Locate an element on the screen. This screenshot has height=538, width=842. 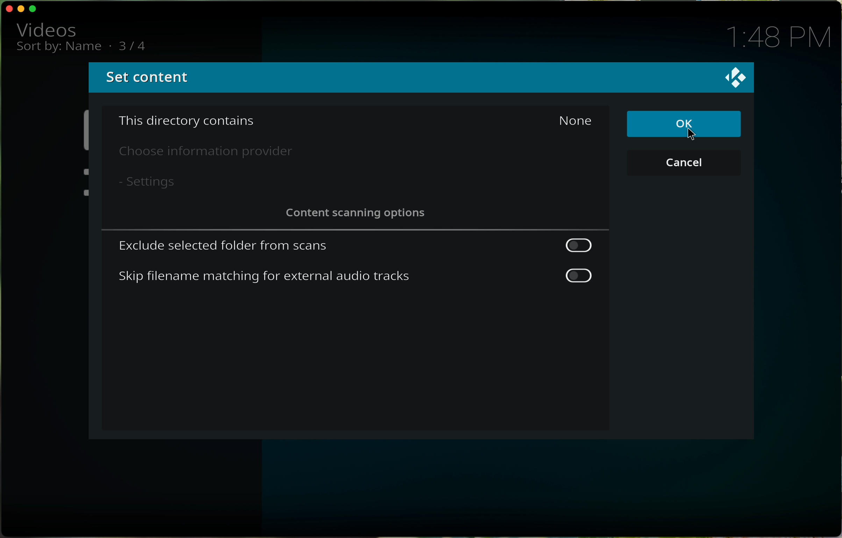
sort by name is located at coordinates (59, 49).